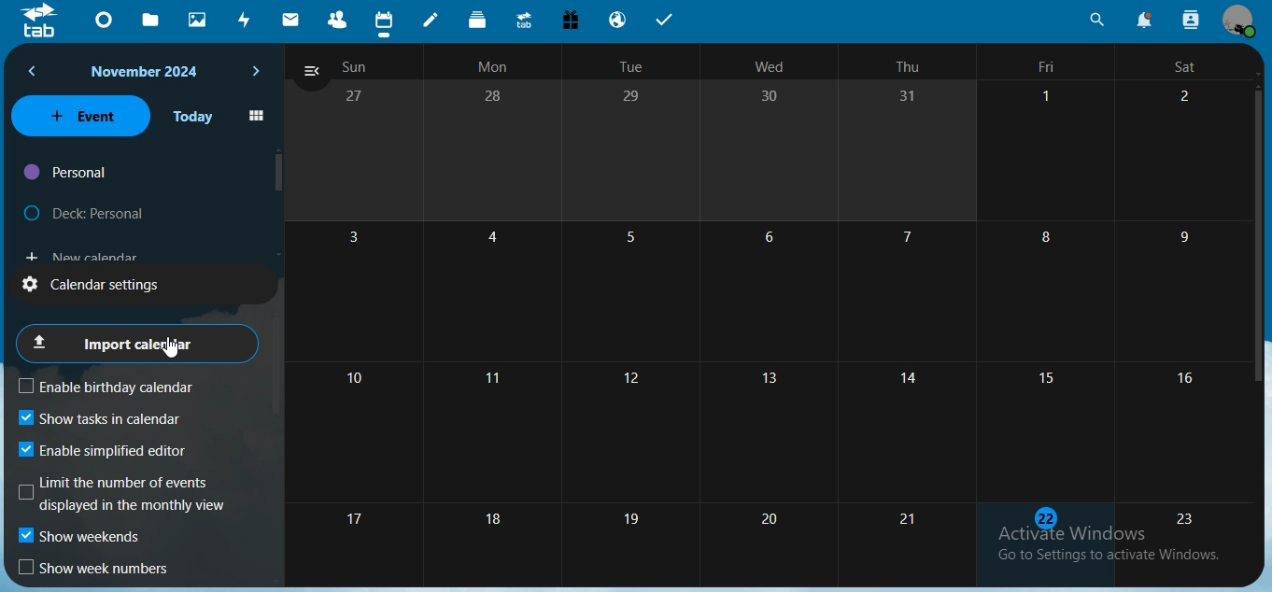 This screenshot has height=592, width=1272. I want to click on scrollbar, so click(1259, 233).